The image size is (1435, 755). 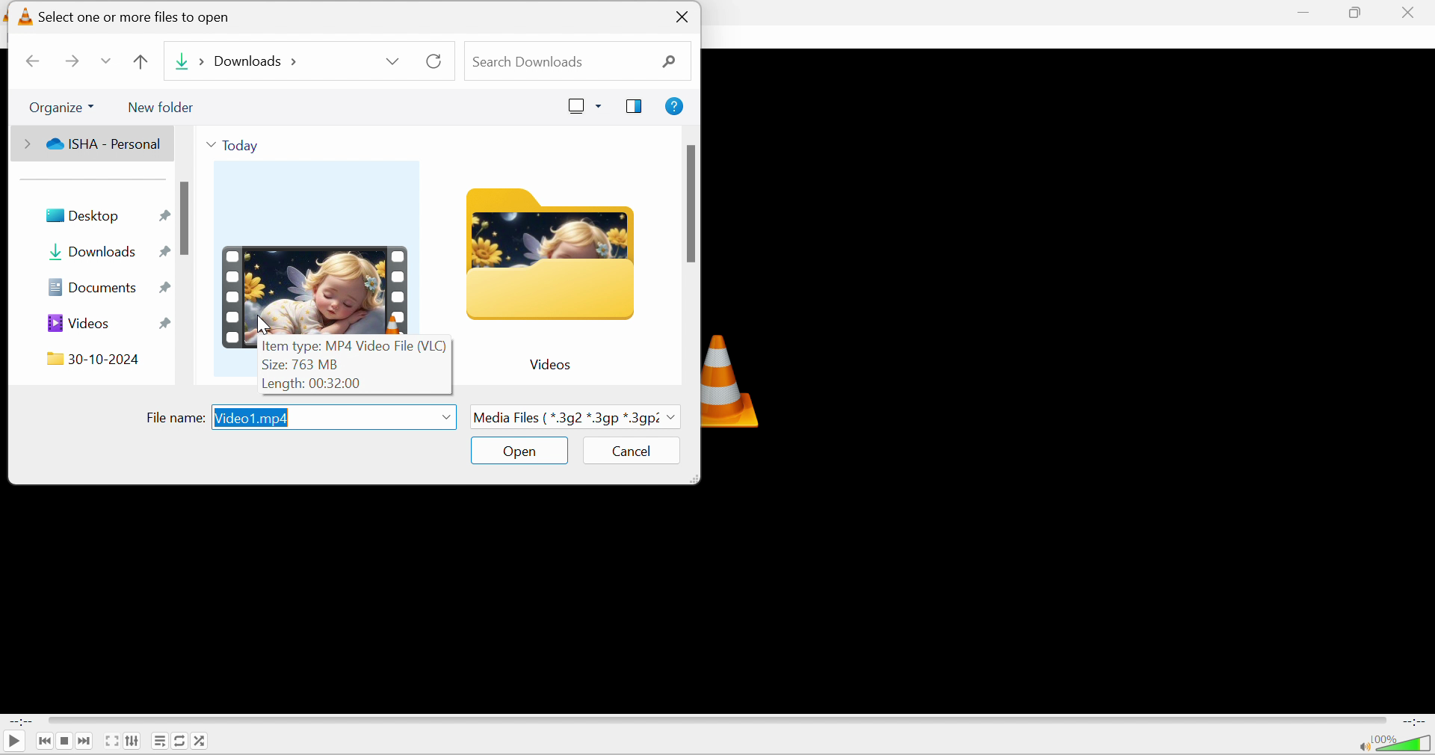 I want to click on Toggle playlist, so click(x=159, y=741).